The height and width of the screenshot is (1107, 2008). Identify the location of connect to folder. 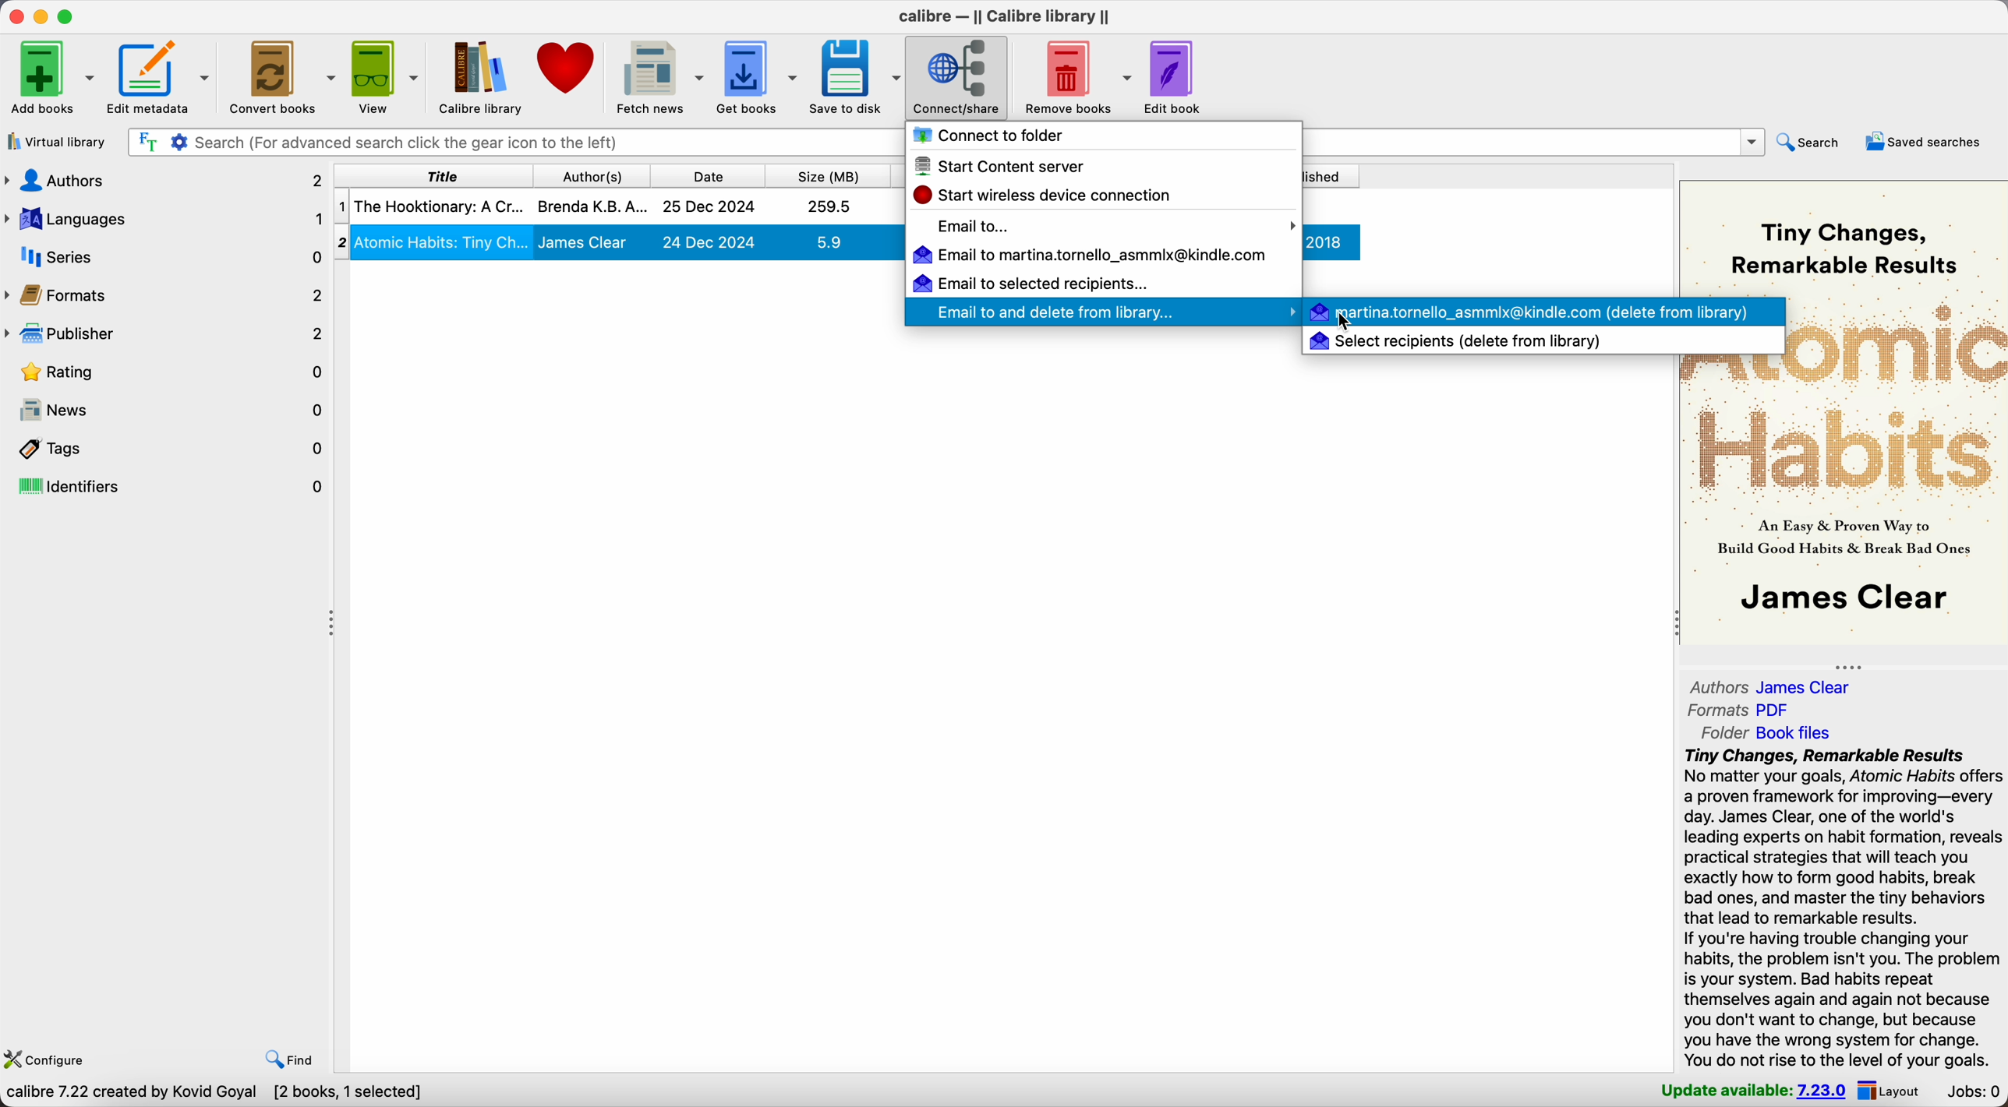
(995, 139).